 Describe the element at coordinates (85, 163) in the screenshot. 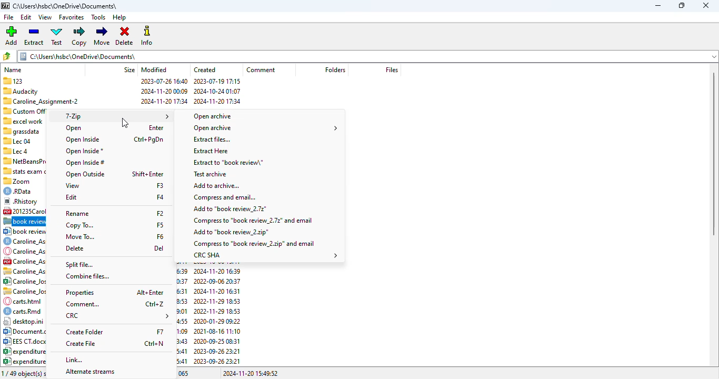

I see `open inside#` at that location.